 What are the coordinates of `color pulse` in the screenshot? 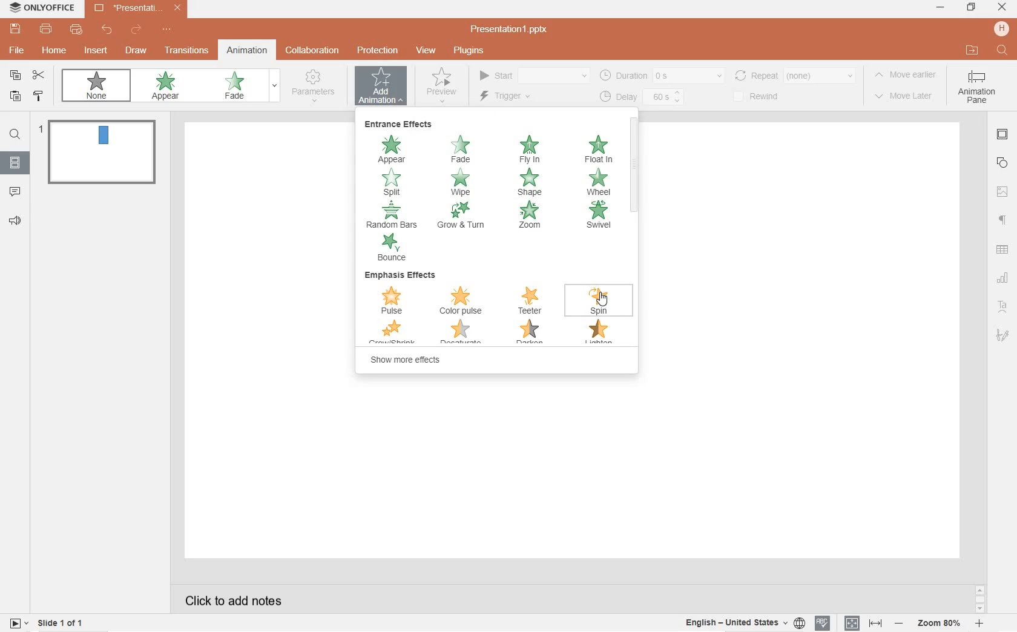 It's located at (465, 301).